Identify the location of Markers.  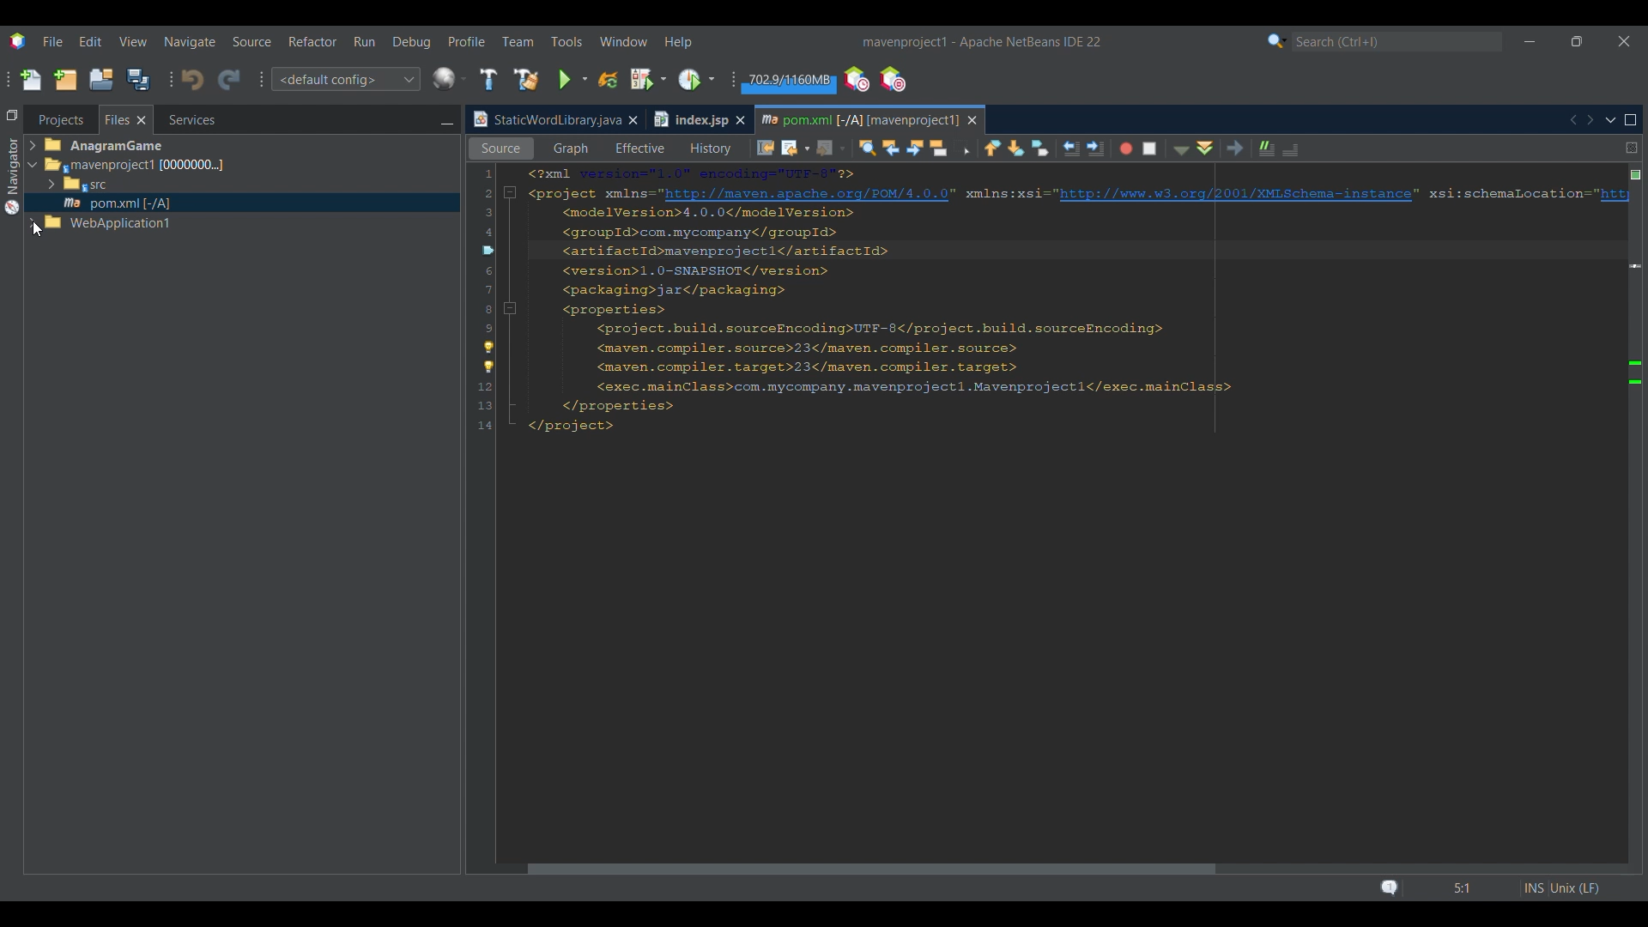
(1634, 754).